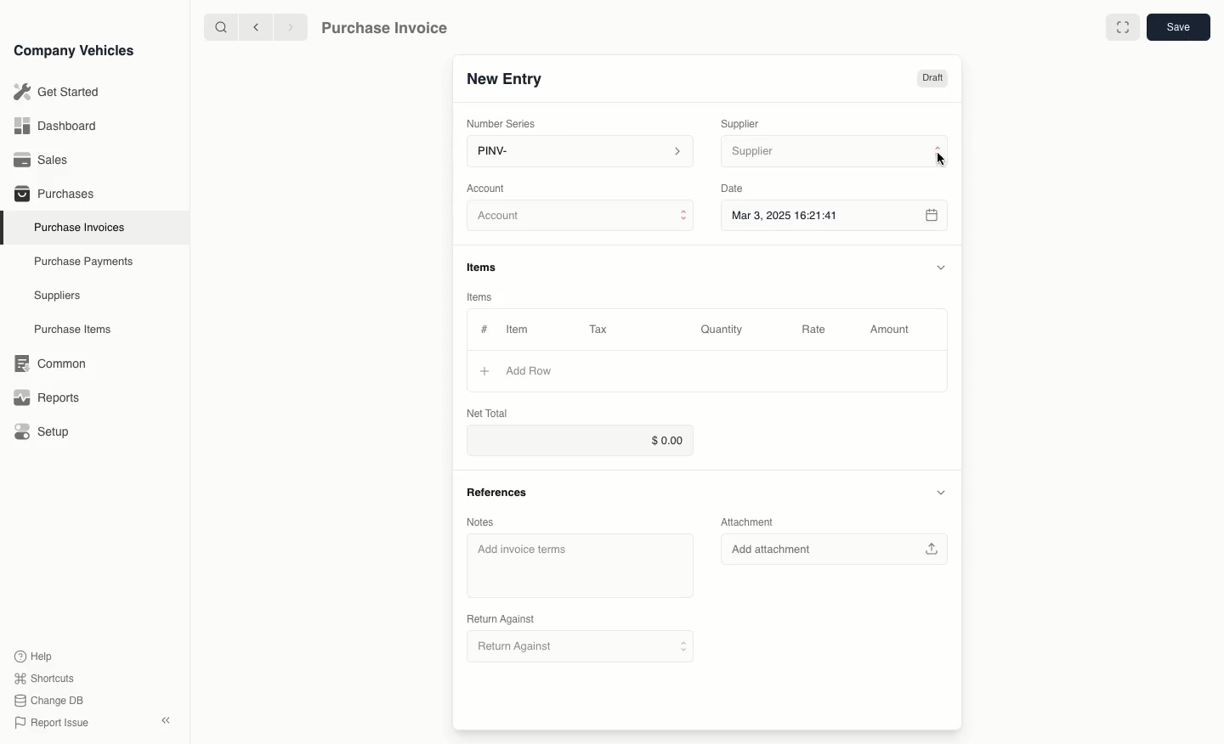 Image resolution: width=1224 pixels, height=744 pixels. What do you see at coordinates (516, 331) in the screenshot?
I see `Item` at bounding box center [516, 331].